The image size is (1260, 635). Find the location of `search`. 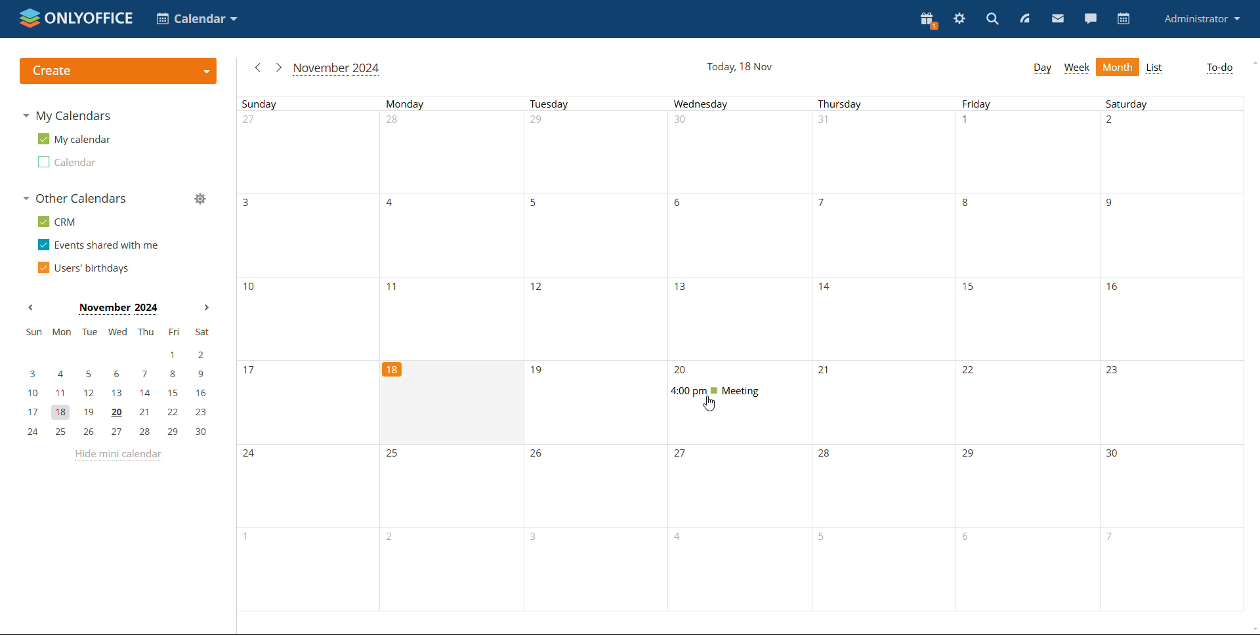

search is located at coordinates (993, 18).